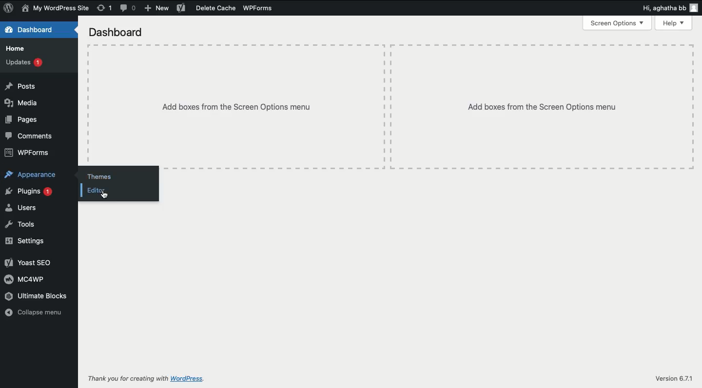  Describe the element at coordinates (667, 9) in the screenshot. I see `Hi, aghatha bb ` at that location.